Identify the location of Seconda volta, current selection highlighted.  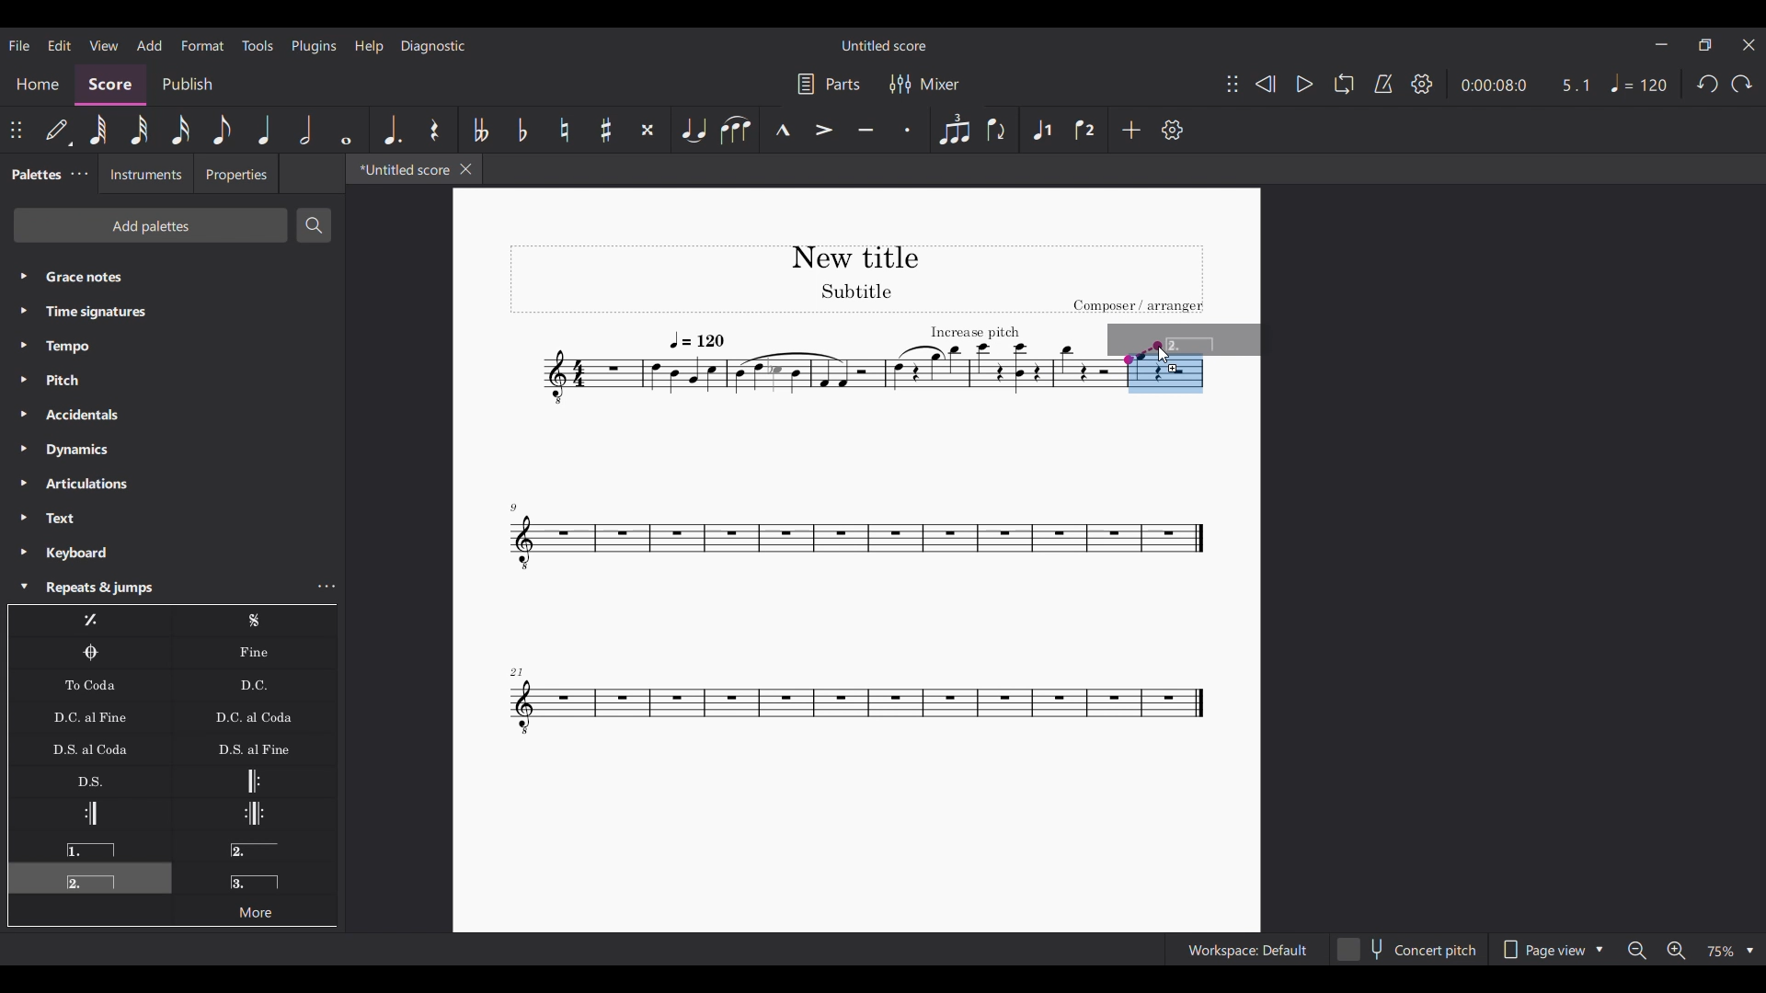
(90, 878).